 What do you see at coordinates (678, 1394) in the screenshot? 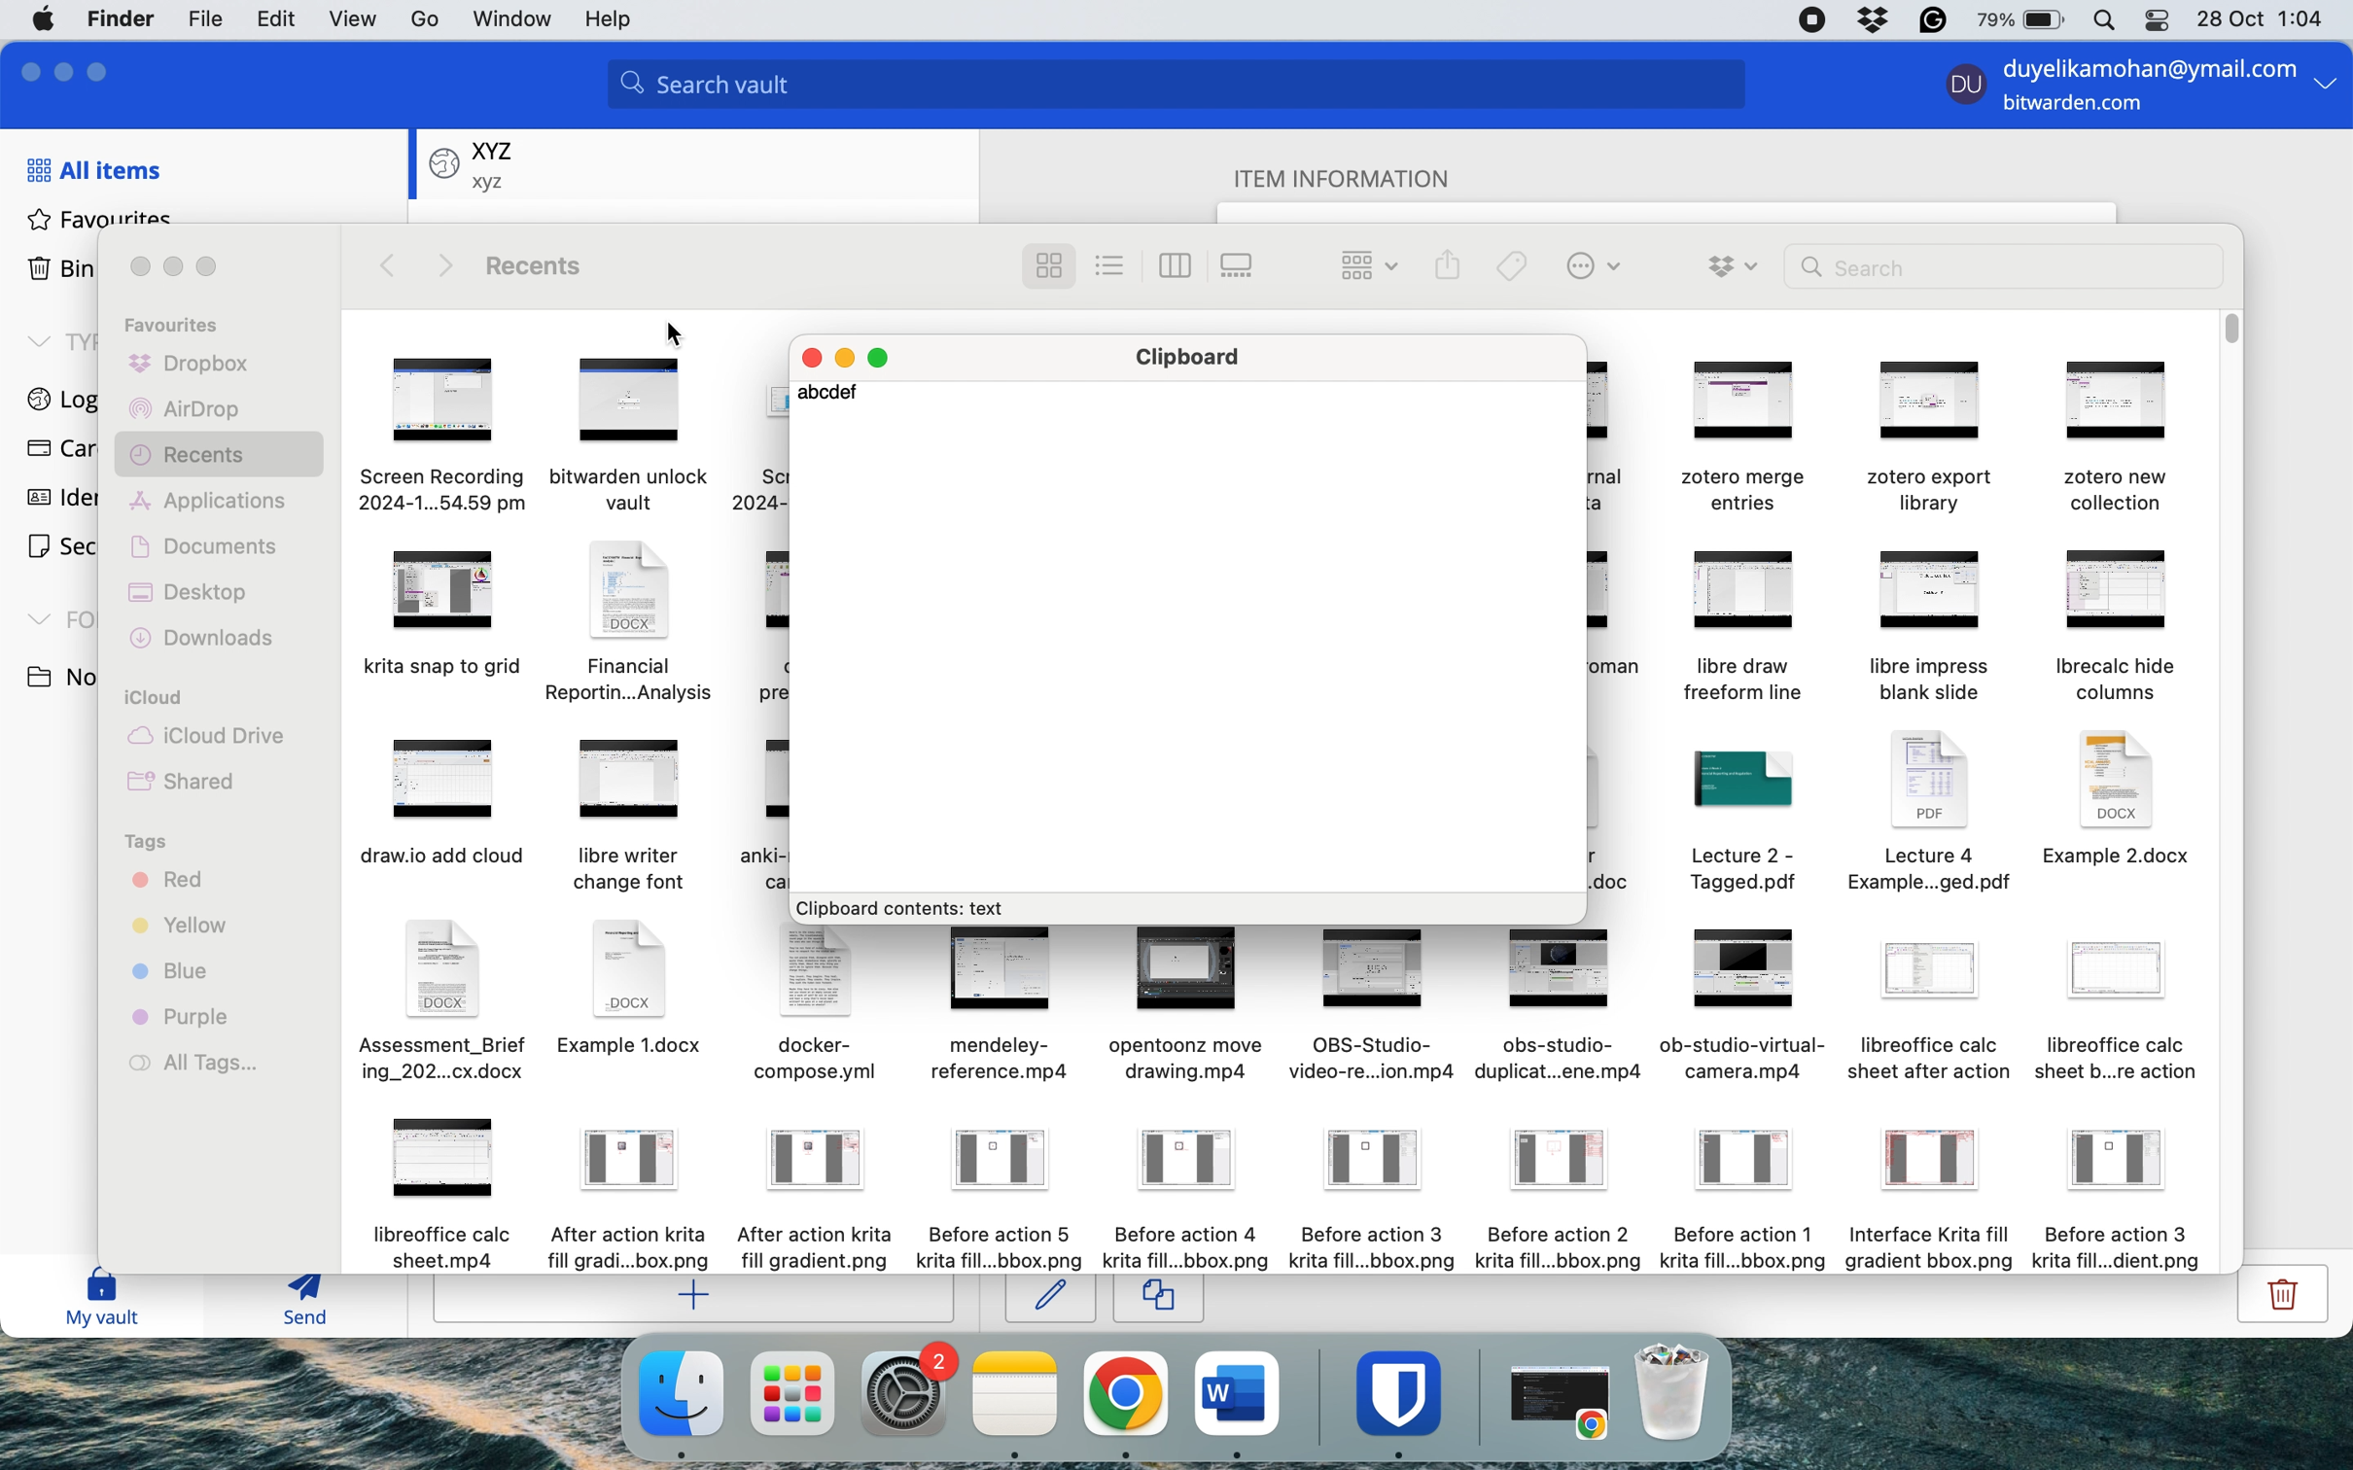
I see `finder` at bounding box center [678, 1394].